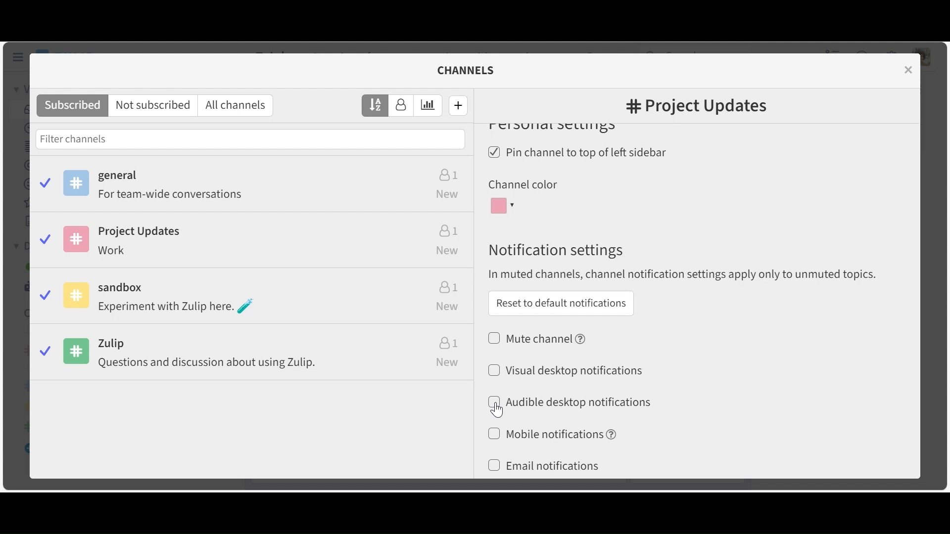 This screenshot has height=534, width=950. What do you see at coordinates (687, 275) in the screenshot?
I see `In muted channels, channel notification settings apply to only to unmuted topics` at bounding box center [687, 275].